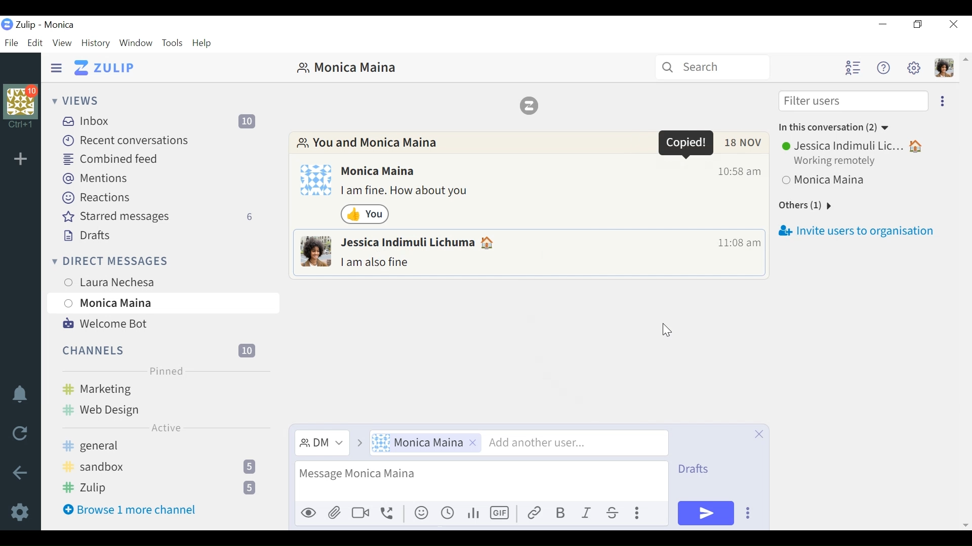 This screenshot has width=972, height=546. What do you see at coordinates (160, 447) in the screenshot?
I see `general` at bounding box center [160, 447].